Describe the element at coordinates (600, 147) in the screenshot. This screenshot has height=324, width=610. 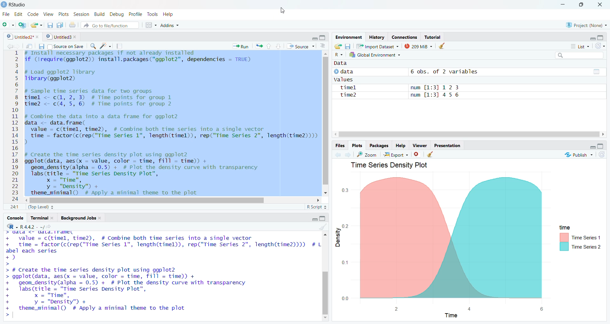
I see `Maximize` at that location.